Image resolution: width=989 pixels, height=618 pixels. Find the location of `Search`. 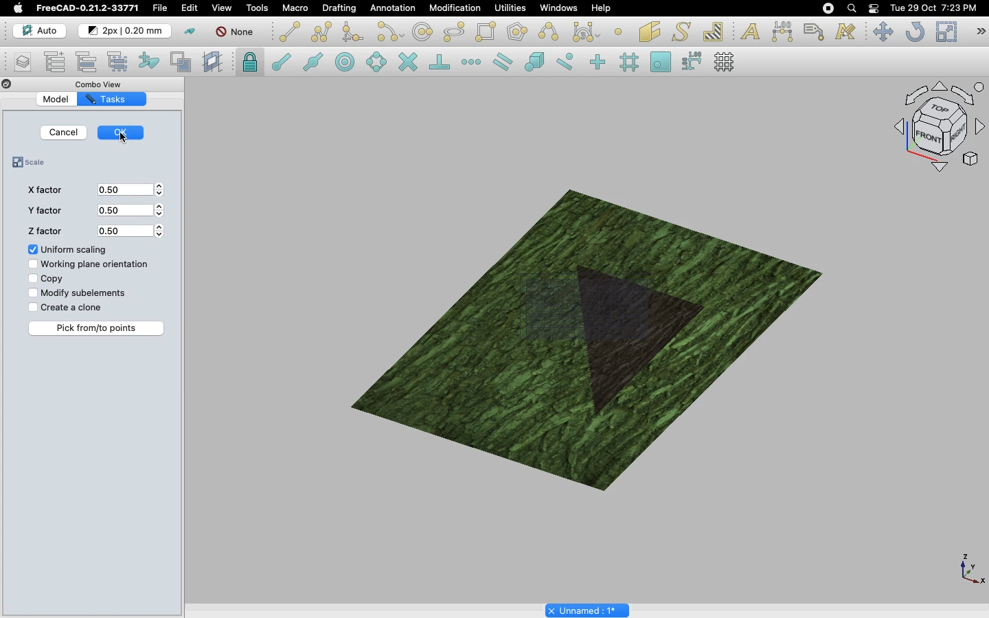

Search is located at coordinates (851, 8).